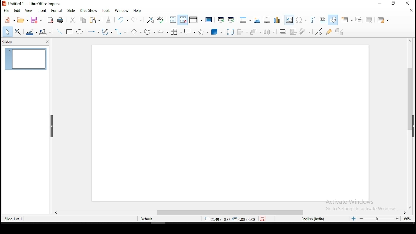  I want to click on scroll bar, so click(232, 213).